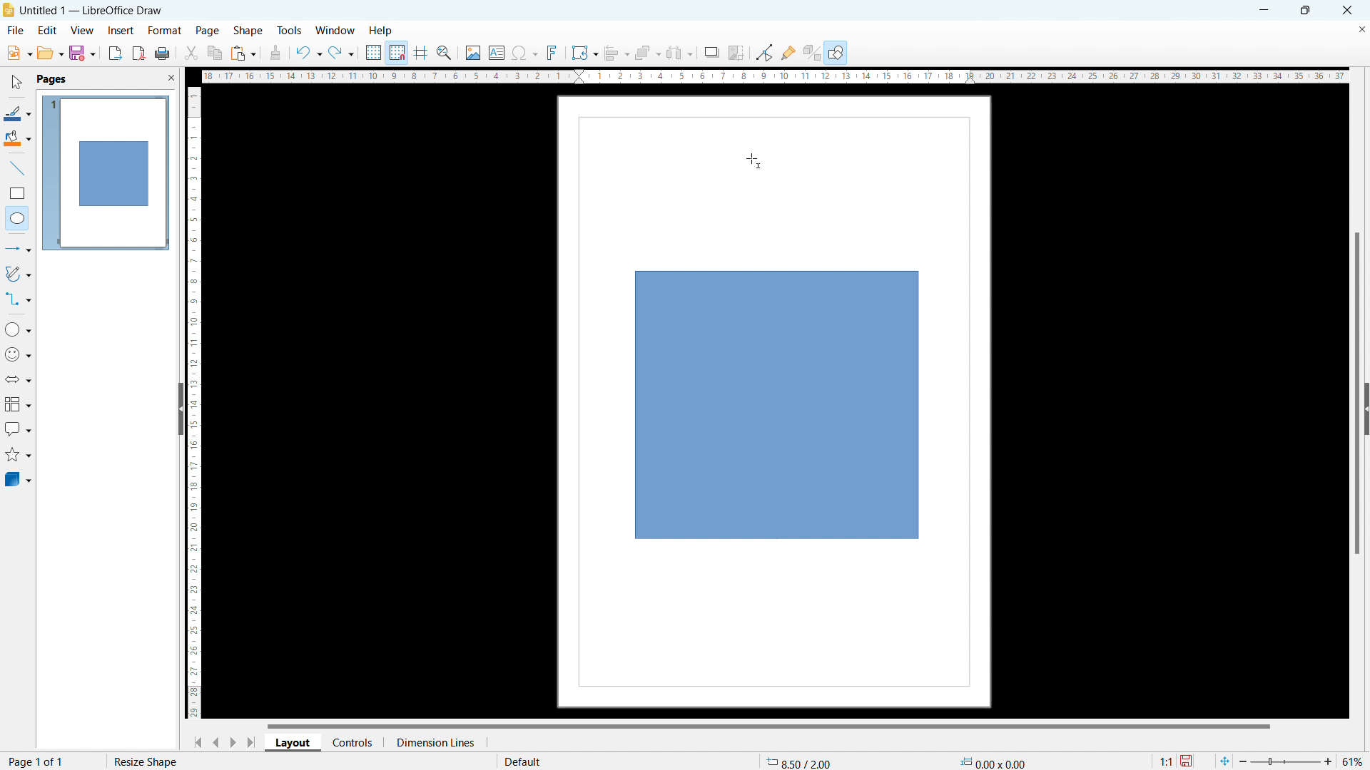 The height and width of the screenshot is (770, 1370). What do you see at coordinates (94, 10) in the screenshot?
I see `document title` at bounding box center [94, 10].